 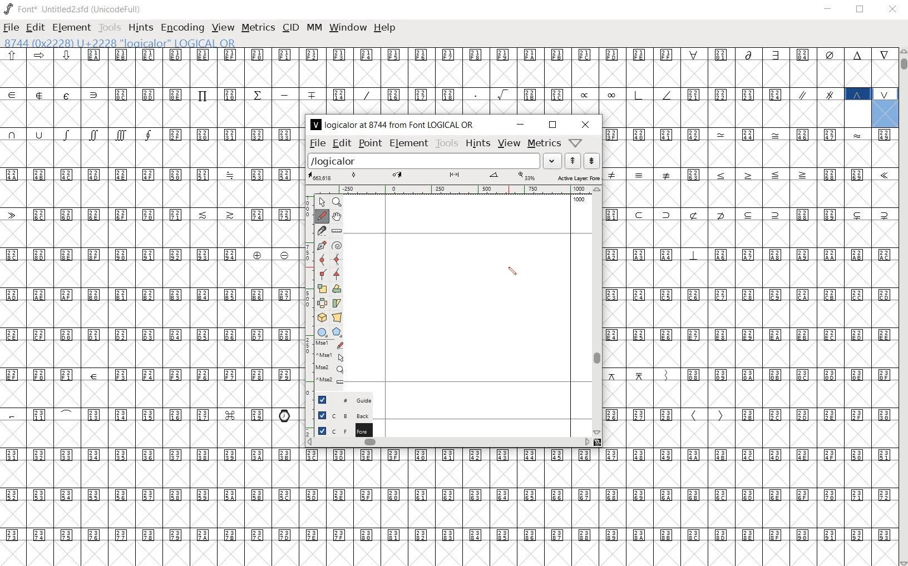 What do you see at coordinates (320, 318) in the screenshot?
I see `rotate the selection in 3D and project back to plane` at bounding box center [320, 318].